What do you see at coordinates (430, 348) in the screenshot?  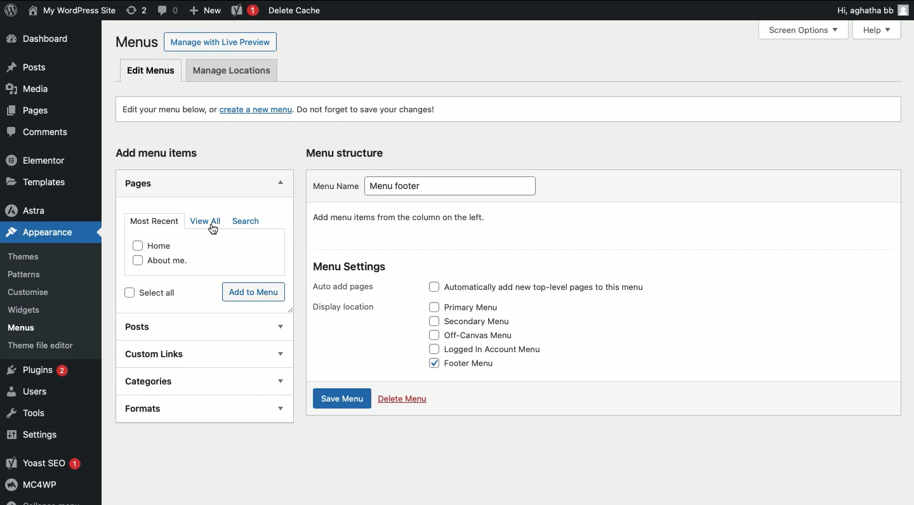 I see `Check box` at bounding box center [430, 348].